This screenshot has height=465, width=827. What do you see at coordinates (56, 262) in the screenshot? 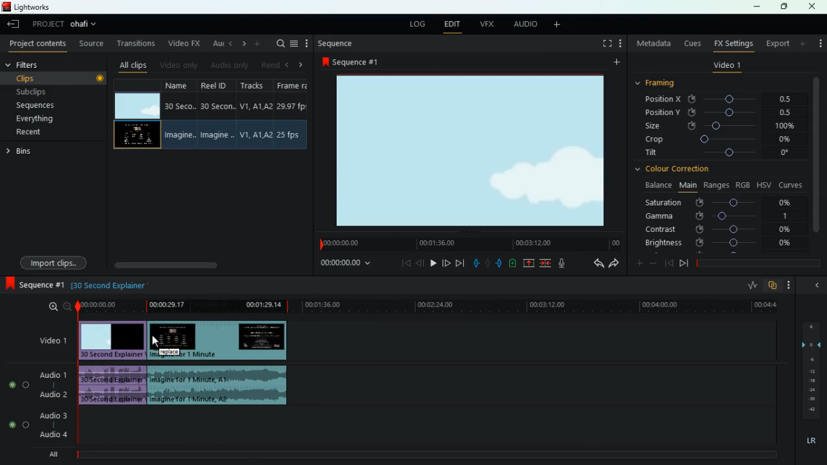
I see `import clips` at bounding box center [56, 262].